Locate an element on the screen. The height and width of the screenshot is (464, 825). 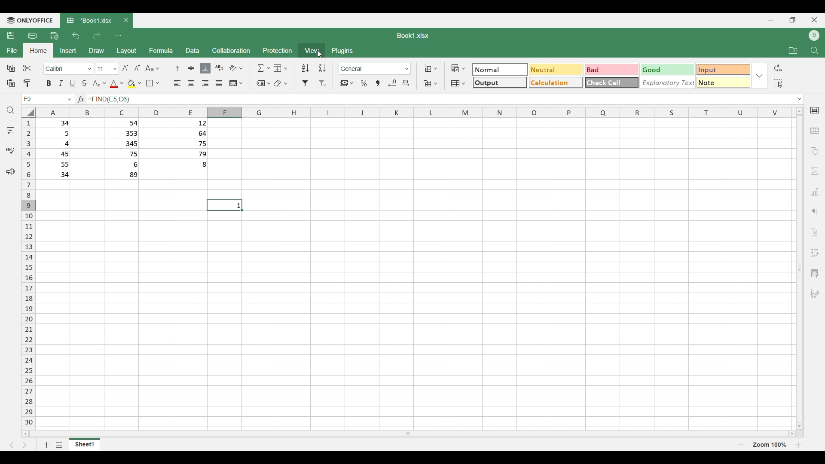
Strike through  is located at coordinates (84, 83).